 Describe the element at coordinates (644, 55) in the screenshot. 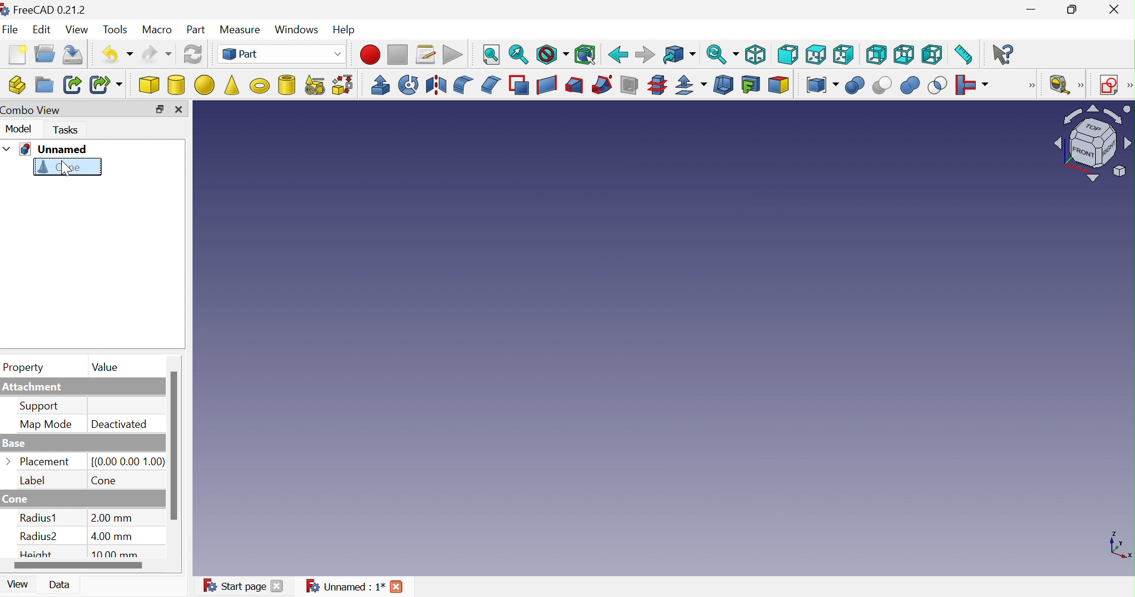

I see `Forward` at that location.